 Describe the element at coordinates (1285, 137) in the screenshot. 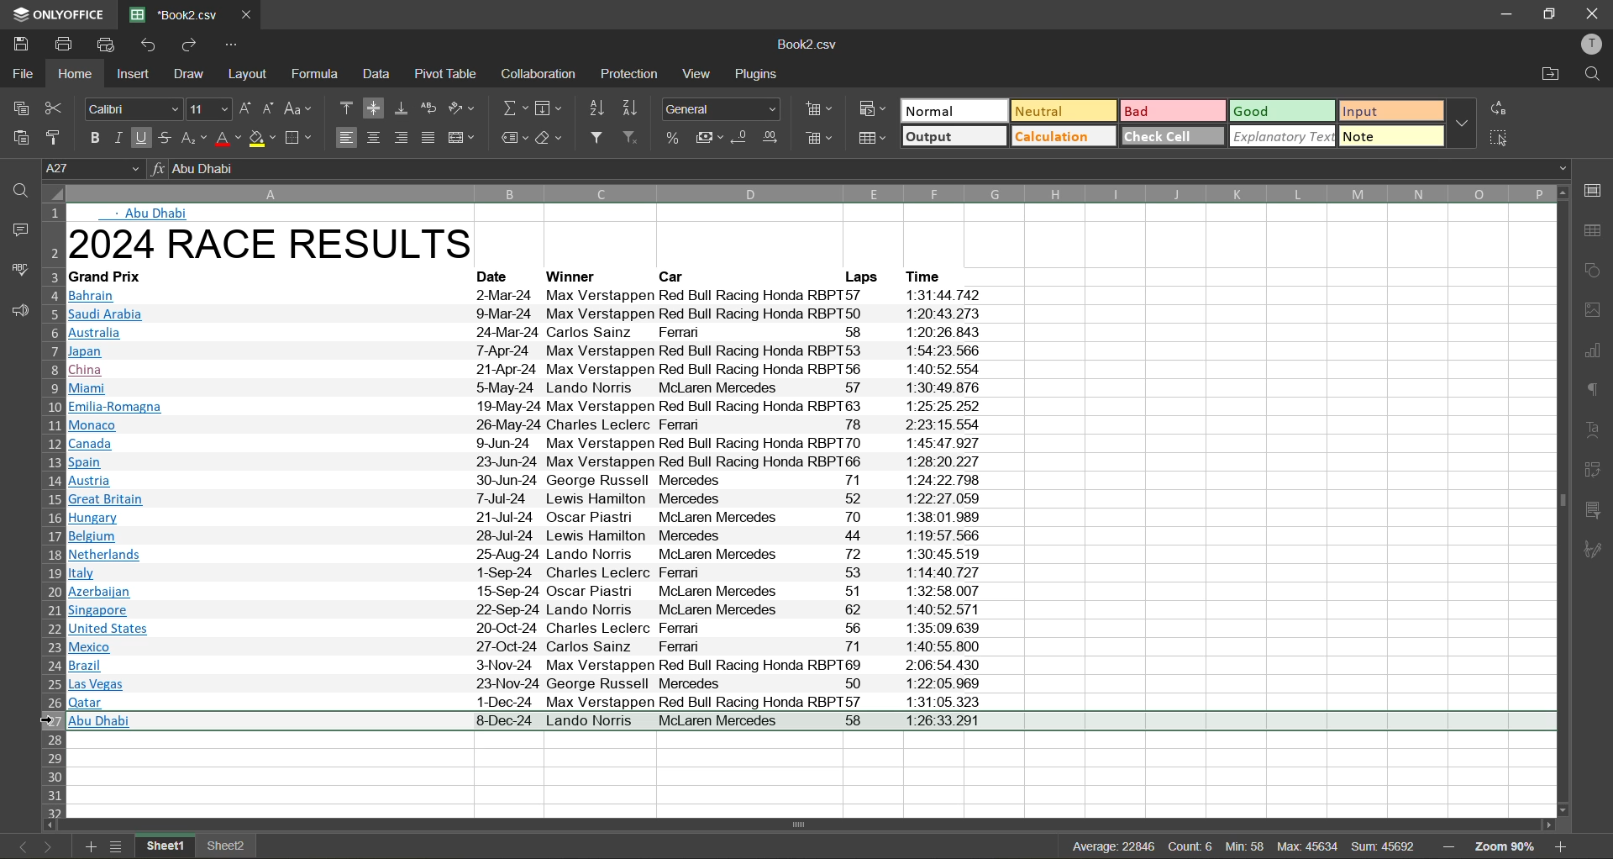

I see `explanatory text` at that location.